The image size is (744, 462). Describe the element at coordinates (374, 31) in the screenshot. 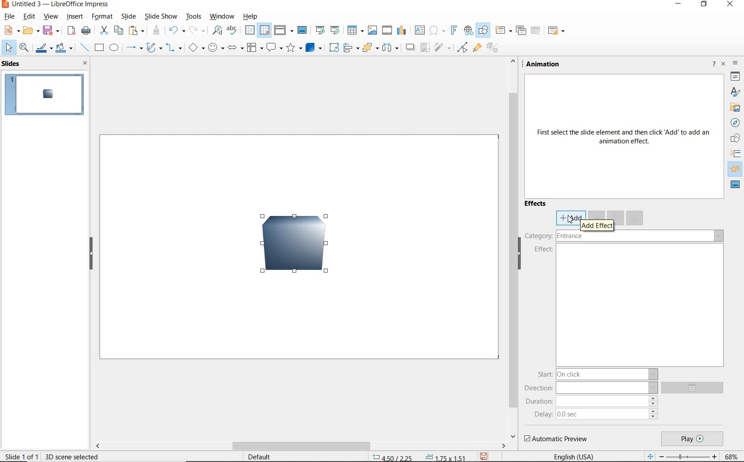

I see `insert image` at that location.